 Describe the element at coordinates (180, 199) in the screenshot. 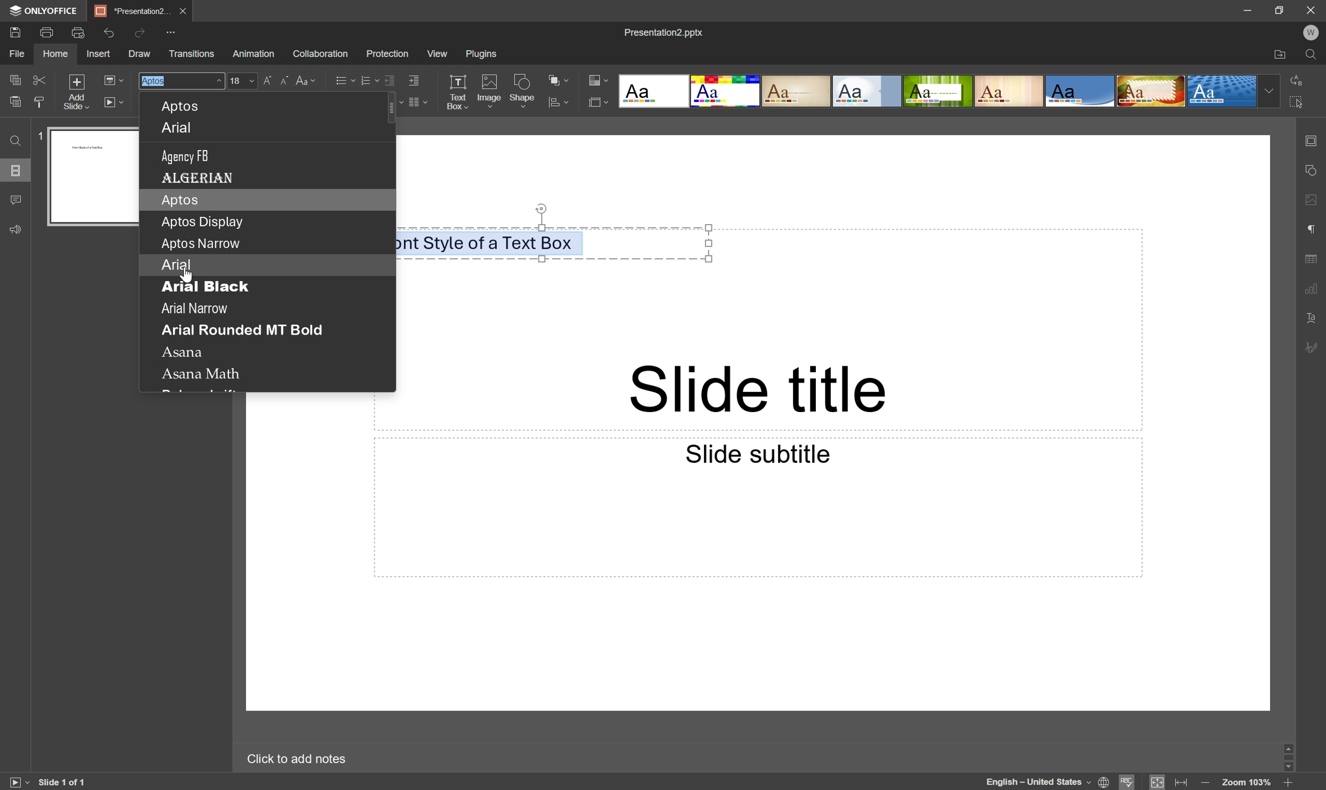

I see `Aptos` at that location.